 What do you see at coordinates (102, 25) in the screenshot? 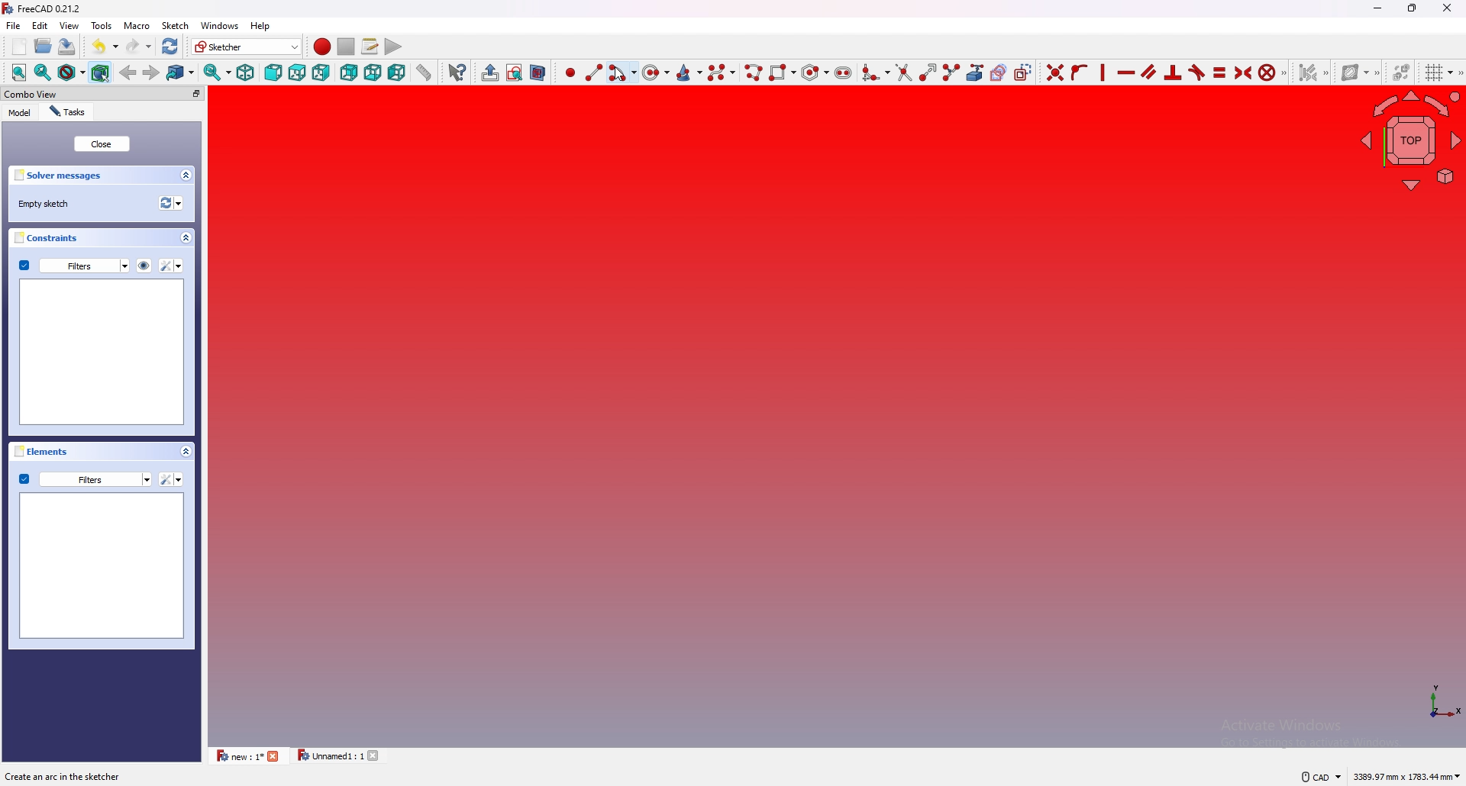
I see `tools` at bounding box center [102, 25].